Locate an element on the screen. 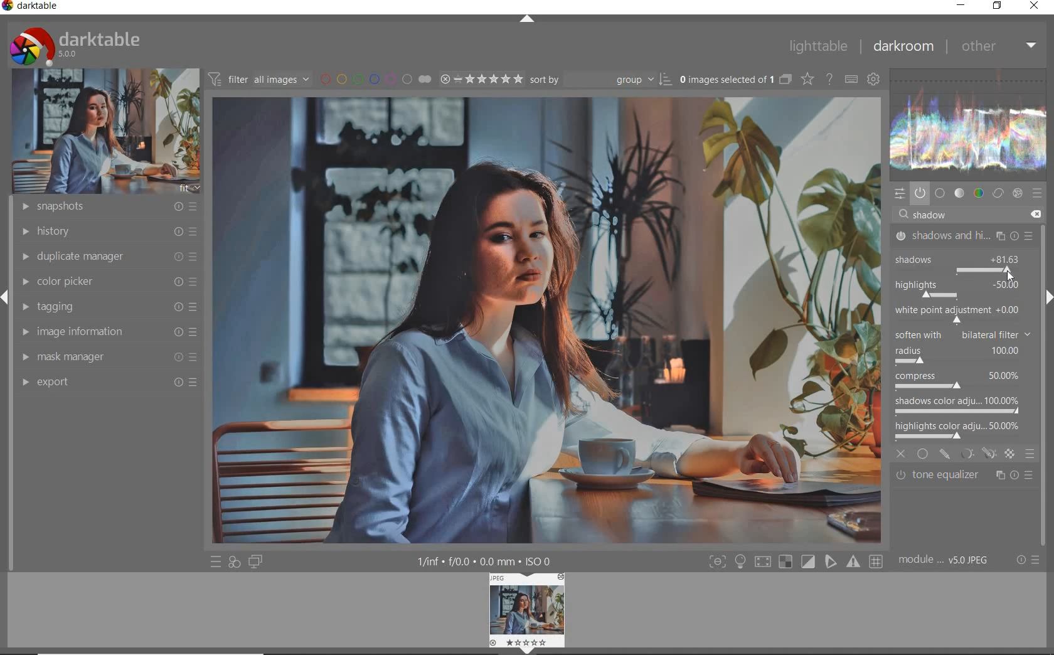 Image resolution: width=1054 pixels, height=655 pixels. color picker is located at coordinates (108, 282).